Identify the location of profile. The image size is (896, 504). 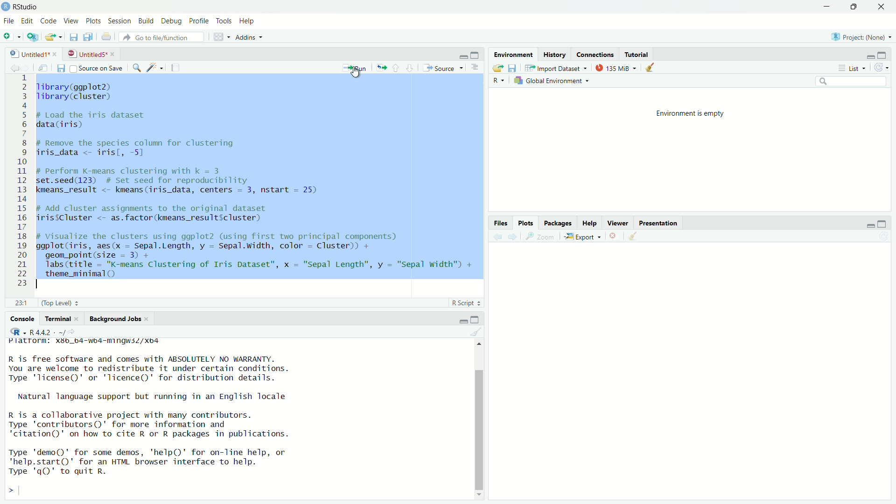
(200, 20).